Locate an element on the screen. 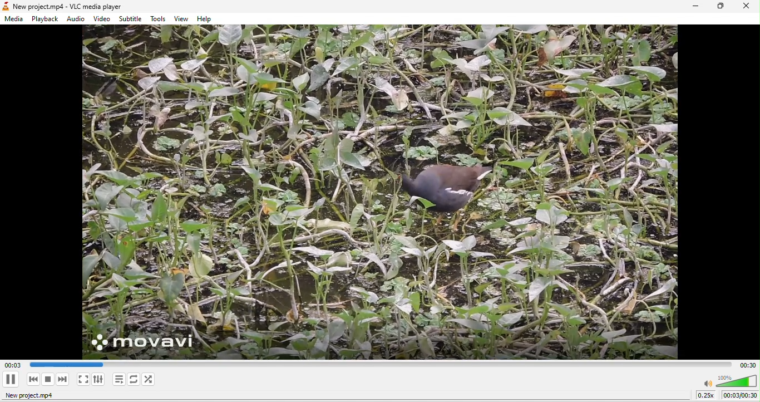 Image resolution: width=760 pixels, height=402 pixels. Play duration is located at coordinates (378, 366).